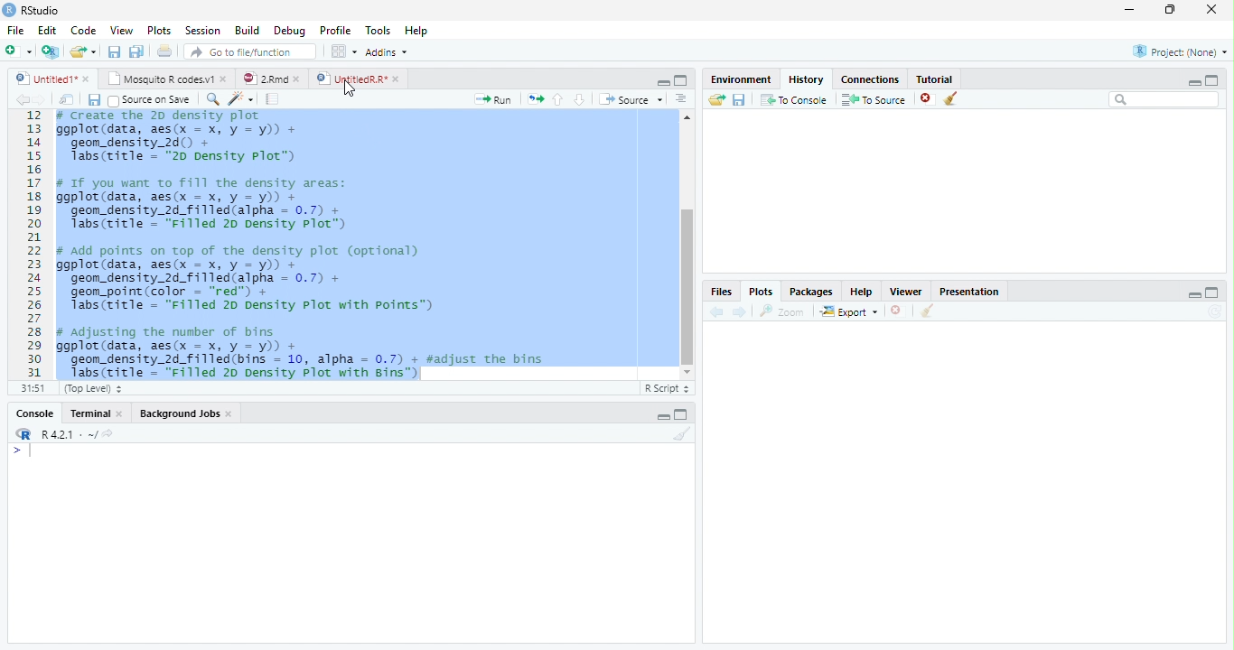  What do you see at coordinates (147, 100) in the screenshot?
I see `Source on Save` at bounding box center [147, 100].